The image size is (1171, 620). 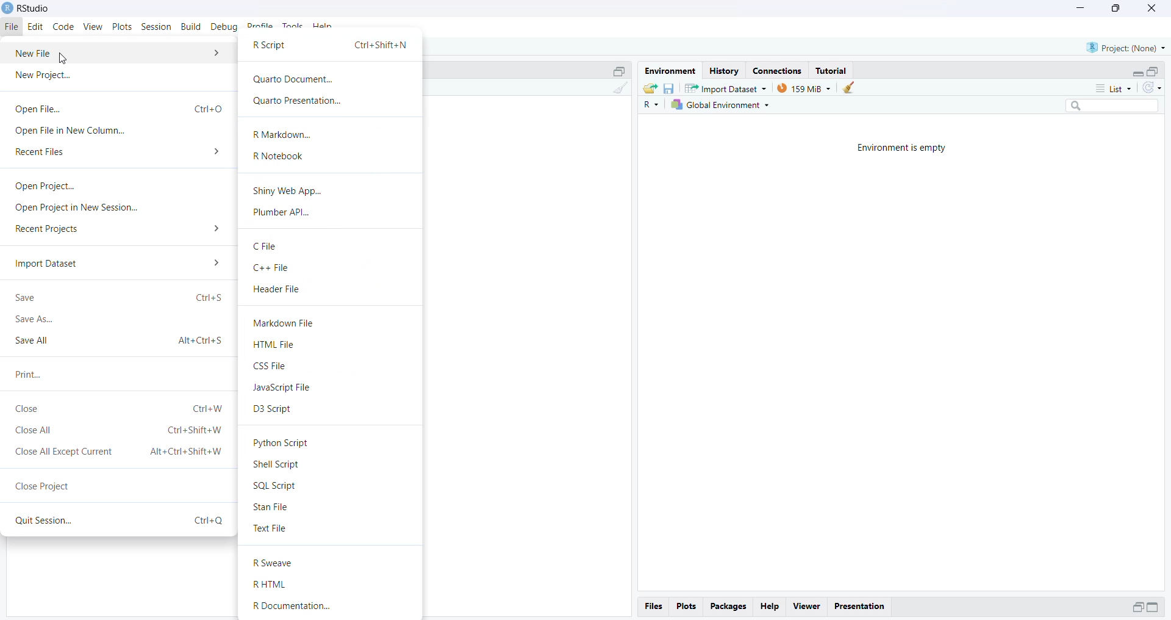 I want to click on minimize, so click(x=1081, y=9).